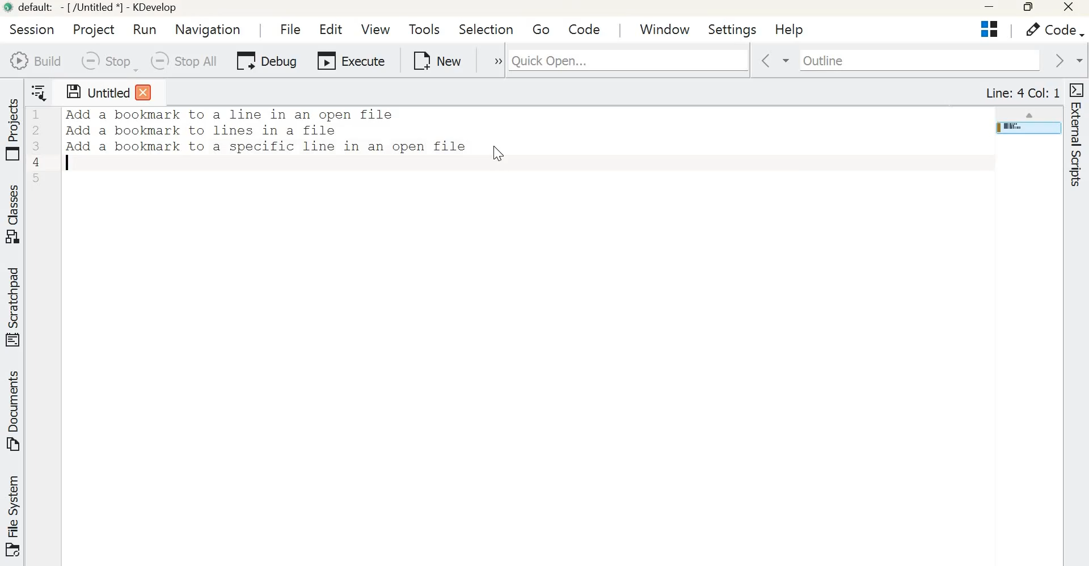 The height and width of the screenshot is (566, 1089). Describe the element at coordinates (208, 31) in the screenshot. I see `Navigation` at that location.